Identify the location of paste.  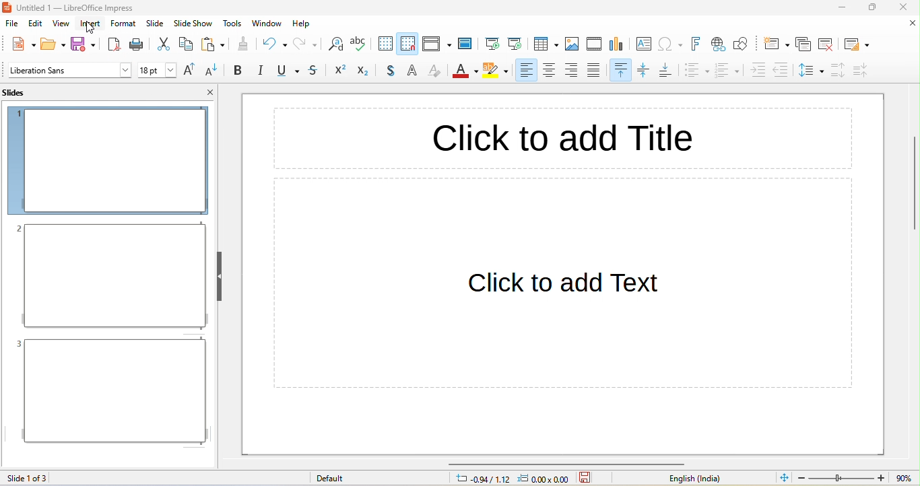
(213, 44).